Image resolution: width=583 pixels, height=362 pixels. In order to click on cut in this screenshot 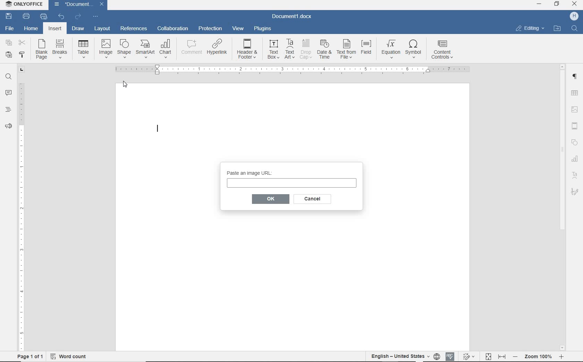, I will do `click(22, 42)`.